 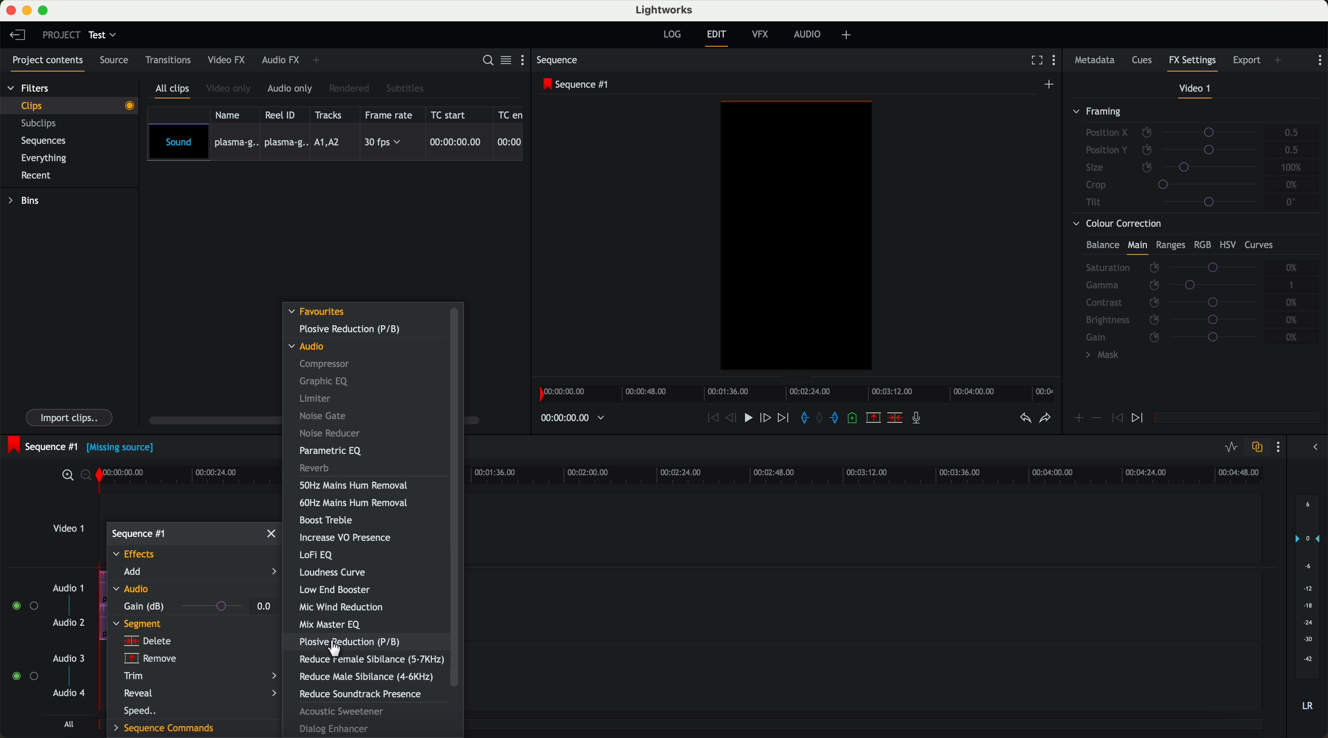 I want to click on everything, so click(x=49, y=157).